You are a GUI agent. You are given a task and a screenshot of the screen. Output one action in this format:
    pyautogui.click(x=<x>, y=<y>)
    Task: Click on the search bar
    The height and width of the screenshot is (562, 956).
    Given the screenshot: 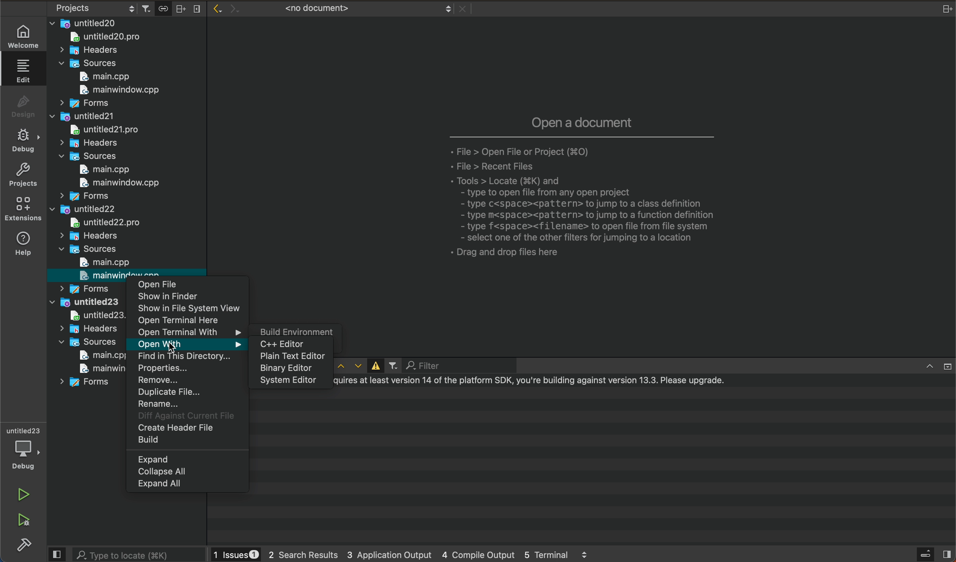 What is the action you would take?
    pyautogui.click(x=139, y=554)
    